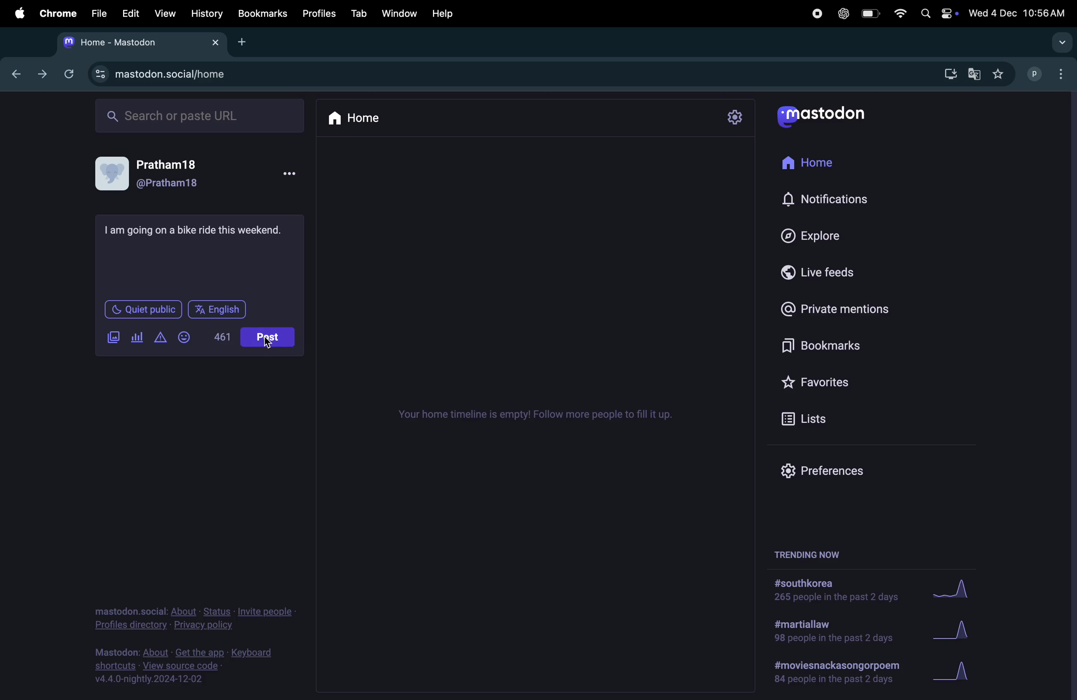 The image size is (1077, 700). I want to click on Live feeds, so click(827, 270).